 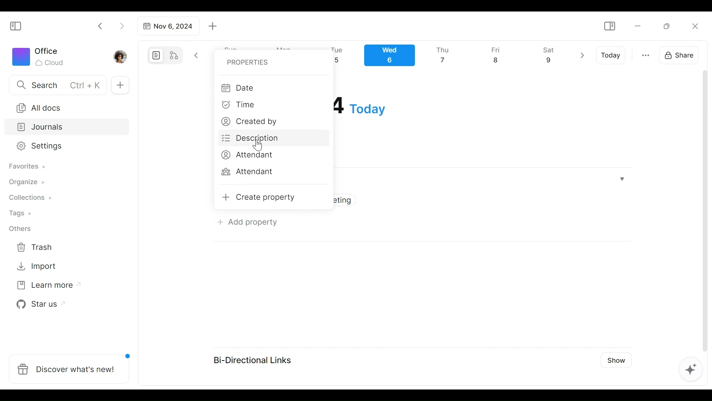 What do you see at coordinates (705, 211) in the screenshot?
I see `vertical scrollbar` at bounding box center [705, 211].